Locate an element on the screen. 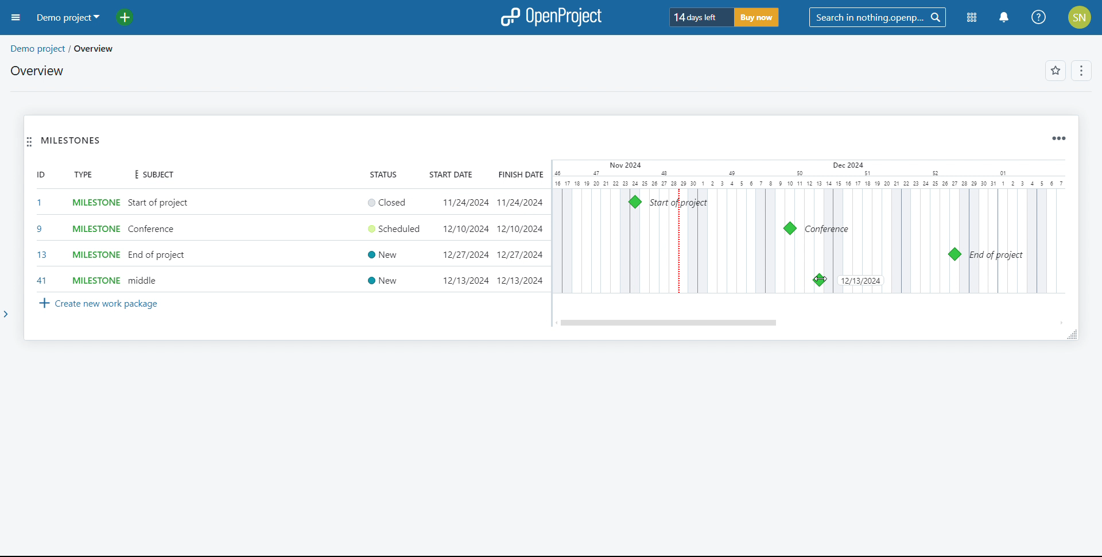  overview is located at coordinates (38, 71).